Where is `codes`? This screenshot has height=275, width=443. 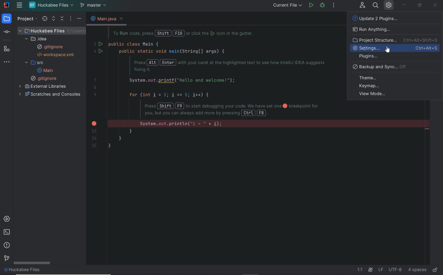
codes is located at coordinates (216, 92).